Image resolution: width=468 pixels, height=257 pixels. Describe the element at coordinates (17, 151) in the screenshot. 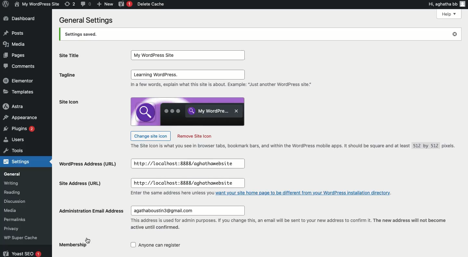

I see `Tools` at that location.